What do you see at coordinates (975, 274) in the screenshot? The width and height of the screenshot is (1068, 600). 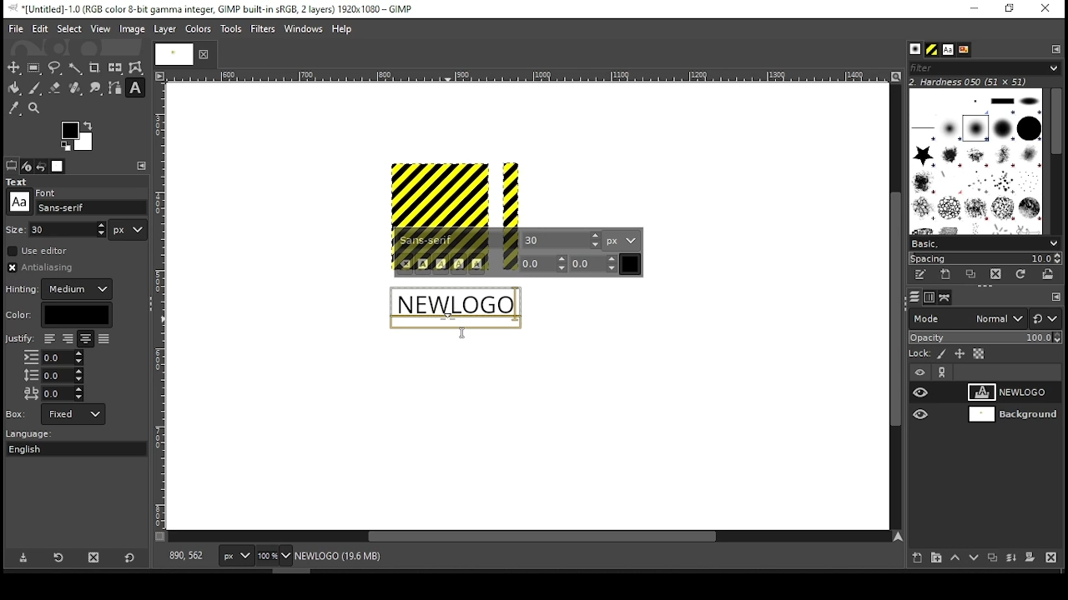 I see `duplicate this brush` at bounding box center [975, 274].